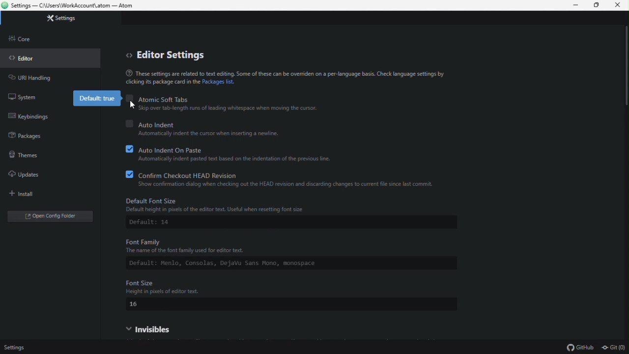 This screenshot has width=629, height=354. Describe the element at coordinates (134, 105) in the screenshot. I see `cursor` at that location.